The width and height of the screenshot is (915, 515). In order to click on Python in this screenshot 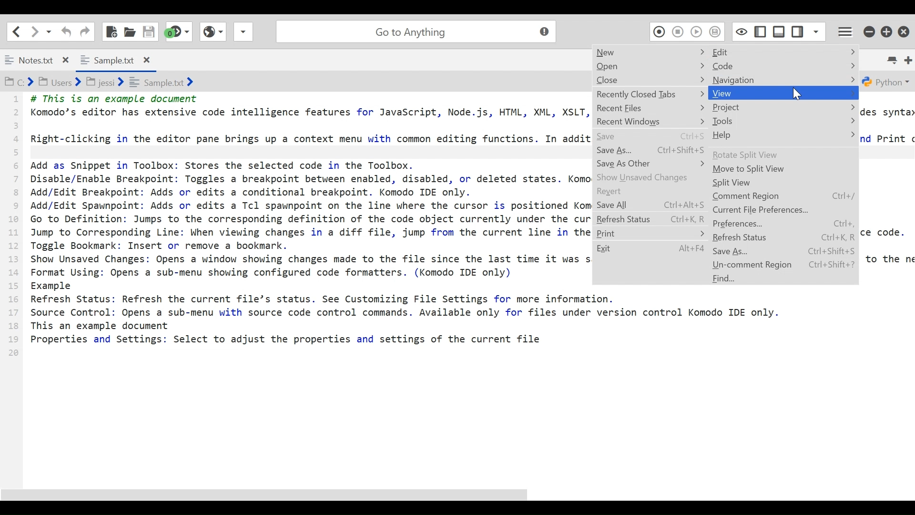, I will do `click(887, 82)`.